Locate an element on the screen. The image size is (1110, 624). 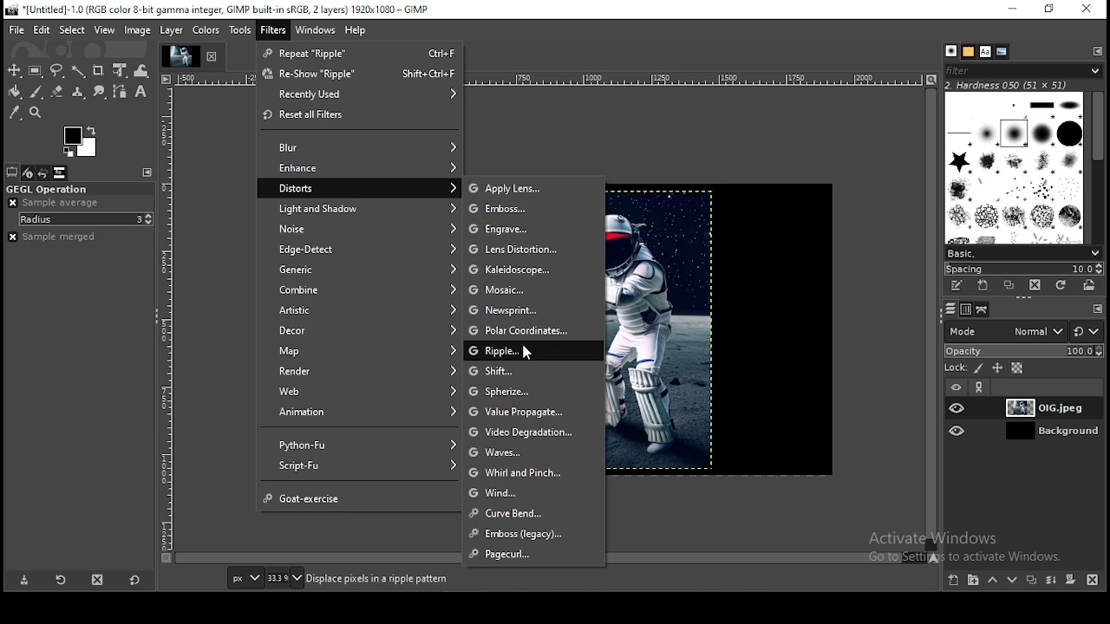
bucket fill tool is located at coordinates (15, 93).